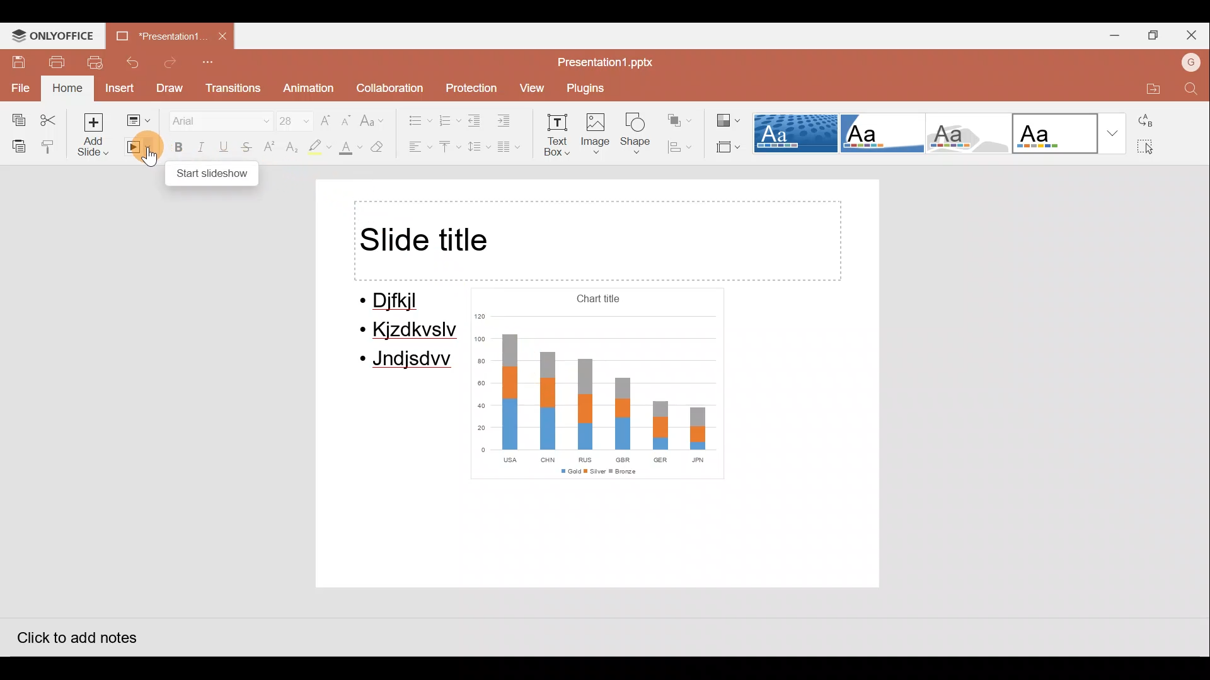 The width and height of the screenshot is (1210, 680). What do you see at coordinates (1152, 148) in the screenshot?
I see `Select all` at bounding box center [1152, 148].